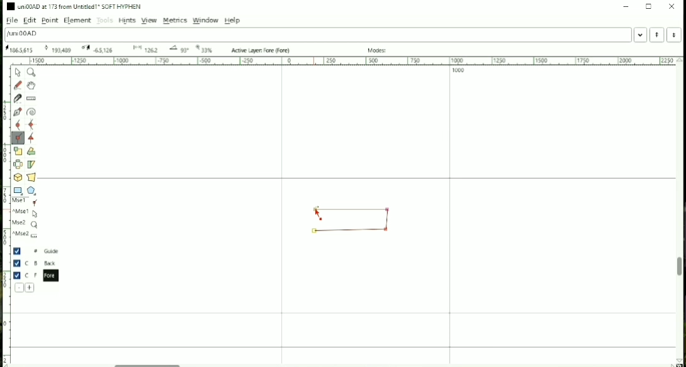 This screenshot has width=686, height=367. I want to click on Magnify, so click(32, 72).